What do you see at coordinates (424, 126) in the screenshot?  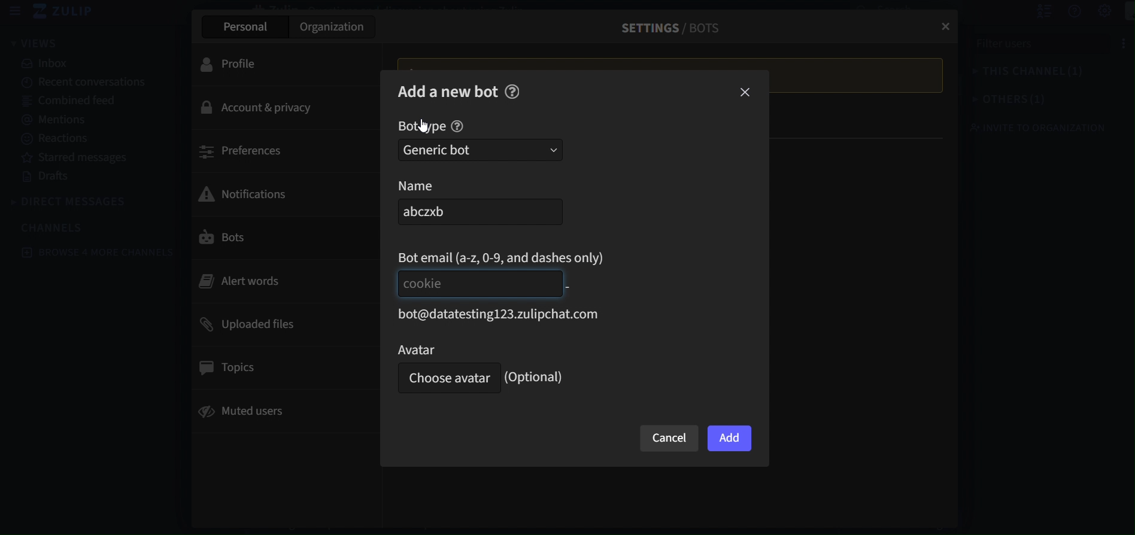 I see `Cursor` at bounding box center [424, 126].